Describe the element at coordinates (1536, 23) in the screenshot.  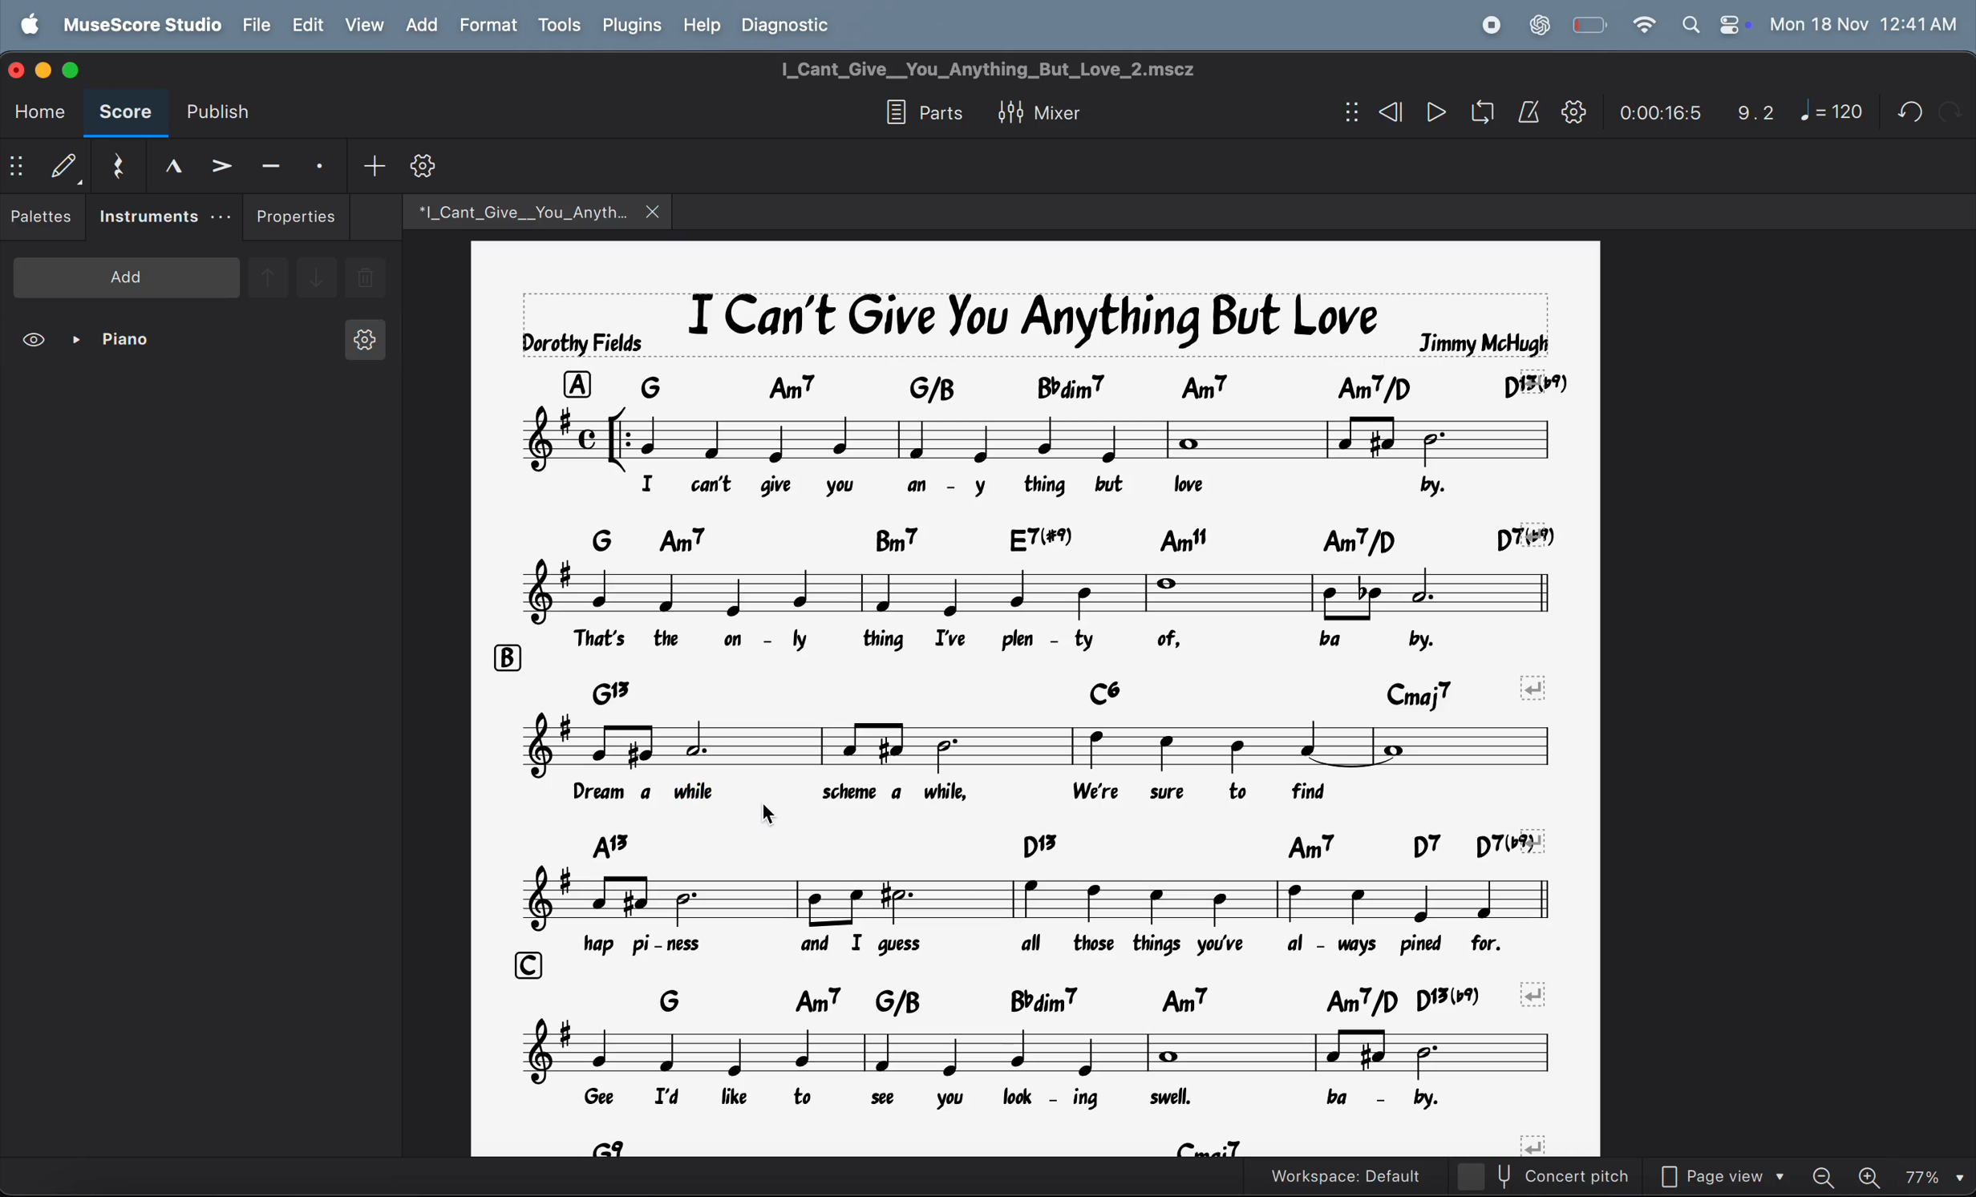
I see `chat gpt` at that location.